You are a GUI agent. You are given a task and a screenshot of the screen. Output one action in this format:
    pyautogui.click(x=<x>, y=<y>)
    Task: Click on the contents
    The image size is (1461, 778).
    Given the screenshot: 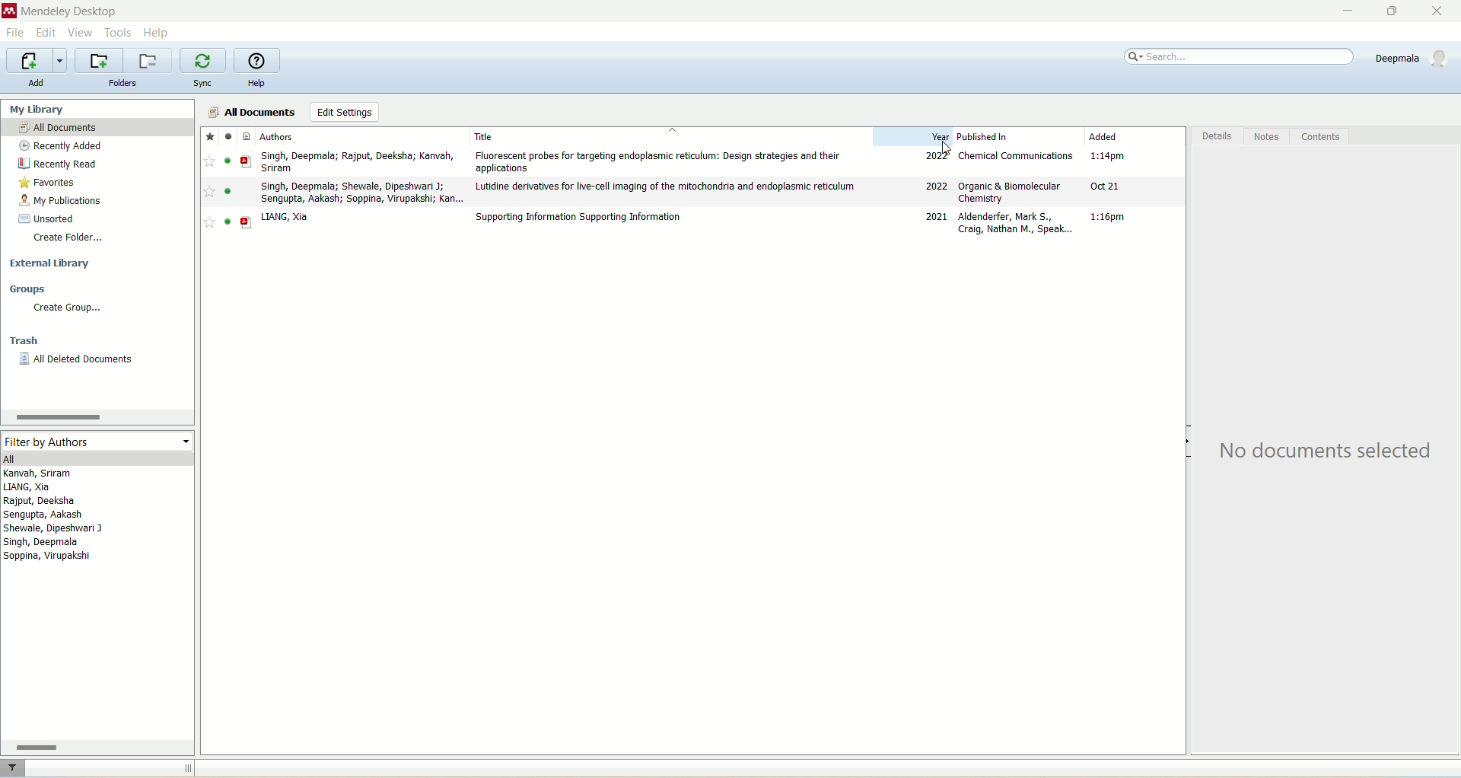 What is the action you would take?
    pyautogui.click(x=1321, y=138)
    